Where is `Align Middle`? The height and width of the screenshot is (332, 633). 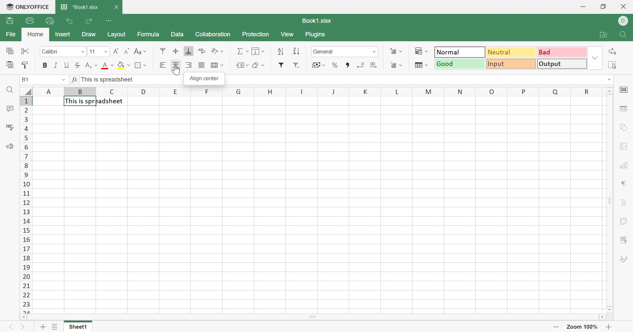
Align Middle is located at coordinates (175, 51).